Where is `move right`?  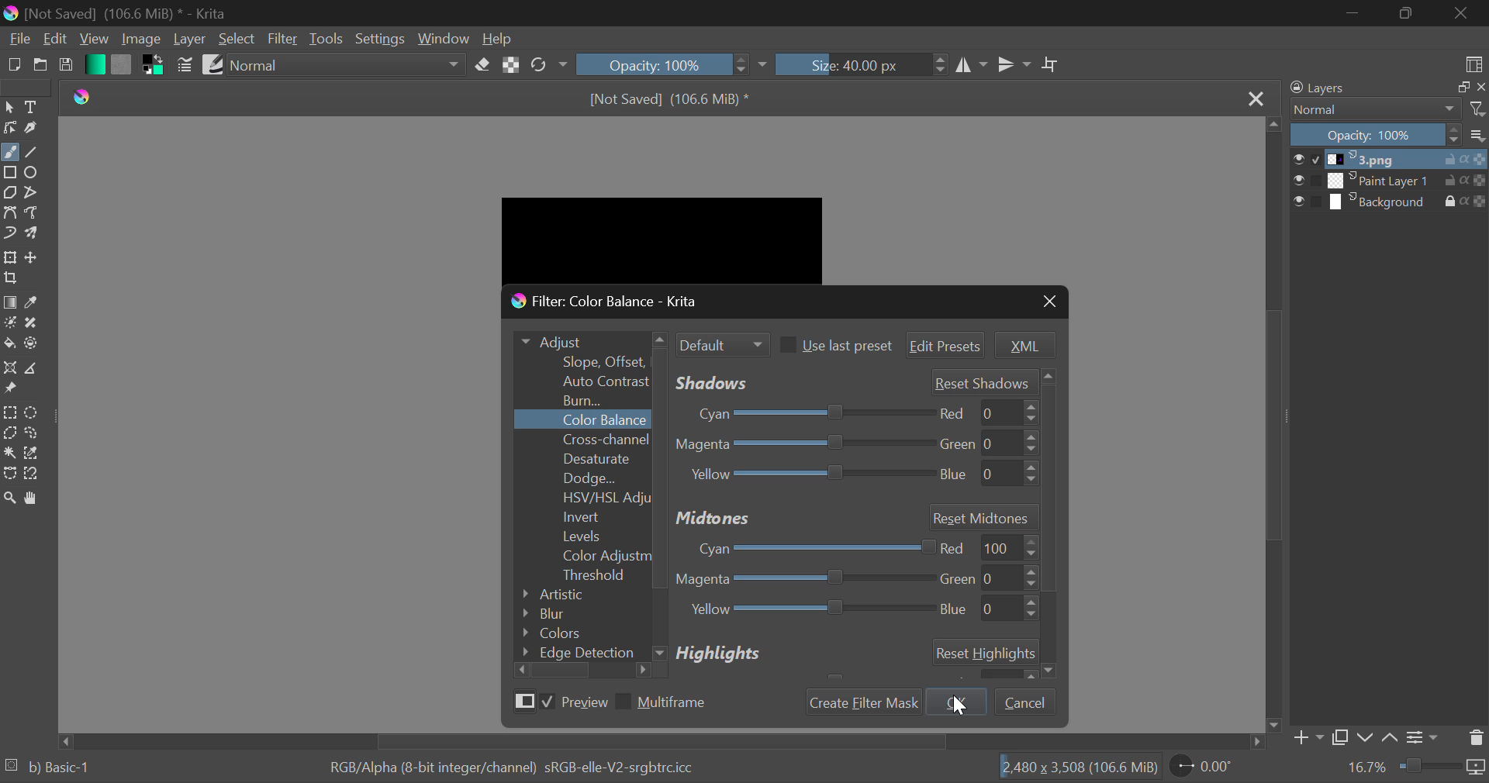 move right is located at coordinates (65, 743).